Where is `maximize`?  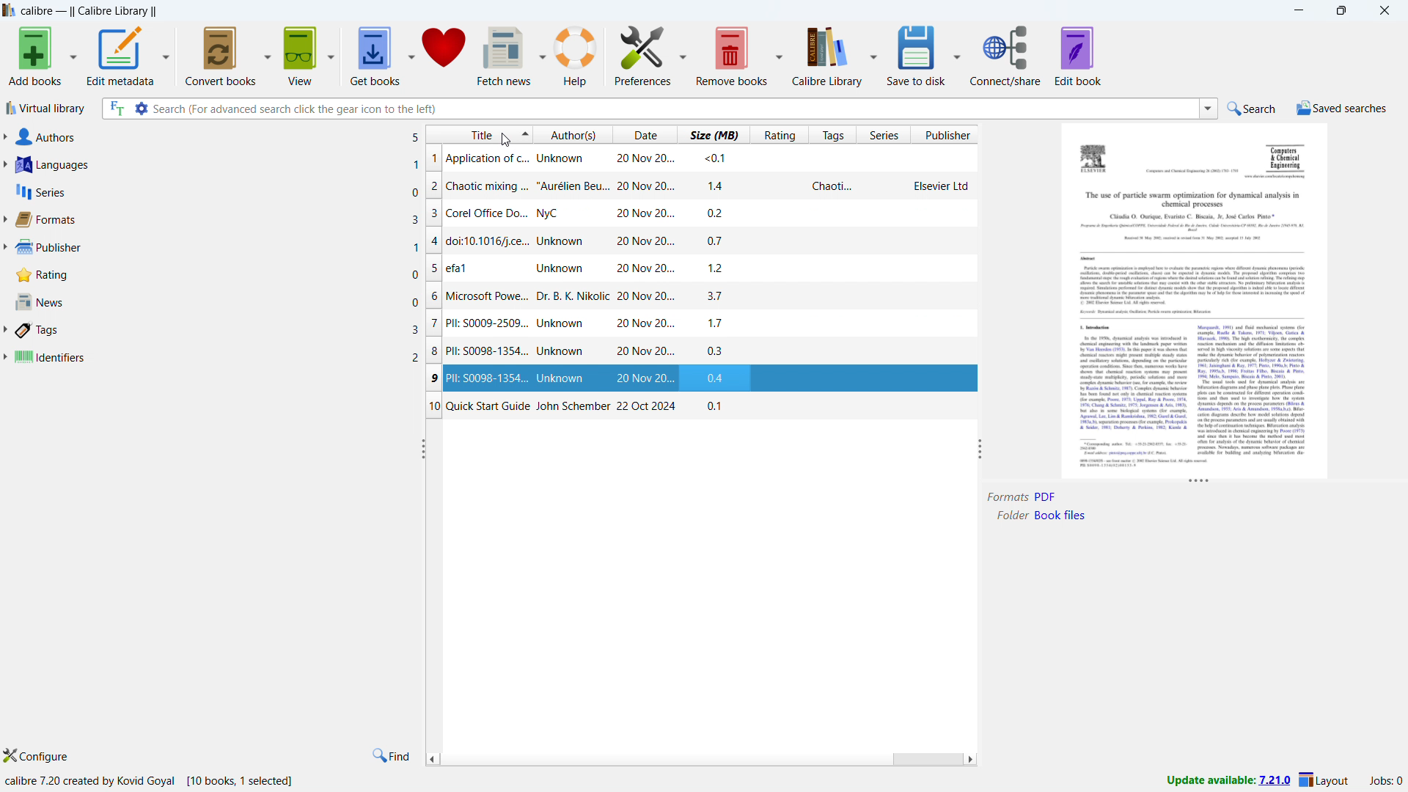 maximize is located at coordinates (1341, 10).